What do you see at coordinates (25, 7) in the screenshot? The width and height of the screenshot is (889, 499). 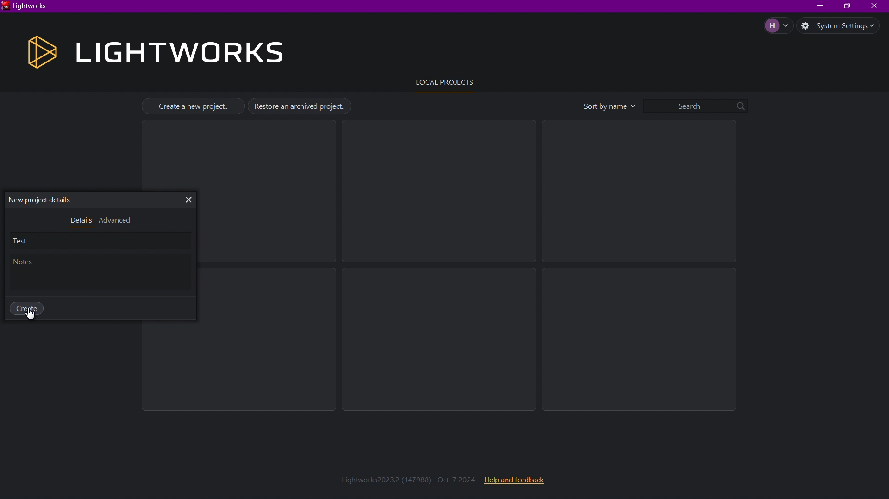 I see `Lightworks` at bounding box center [25, 7].